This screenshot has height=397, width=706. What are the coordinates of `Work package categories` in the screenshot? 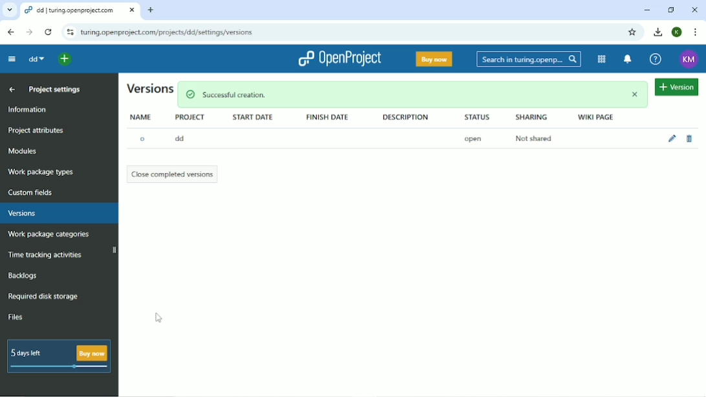 It's located at (48, 235).